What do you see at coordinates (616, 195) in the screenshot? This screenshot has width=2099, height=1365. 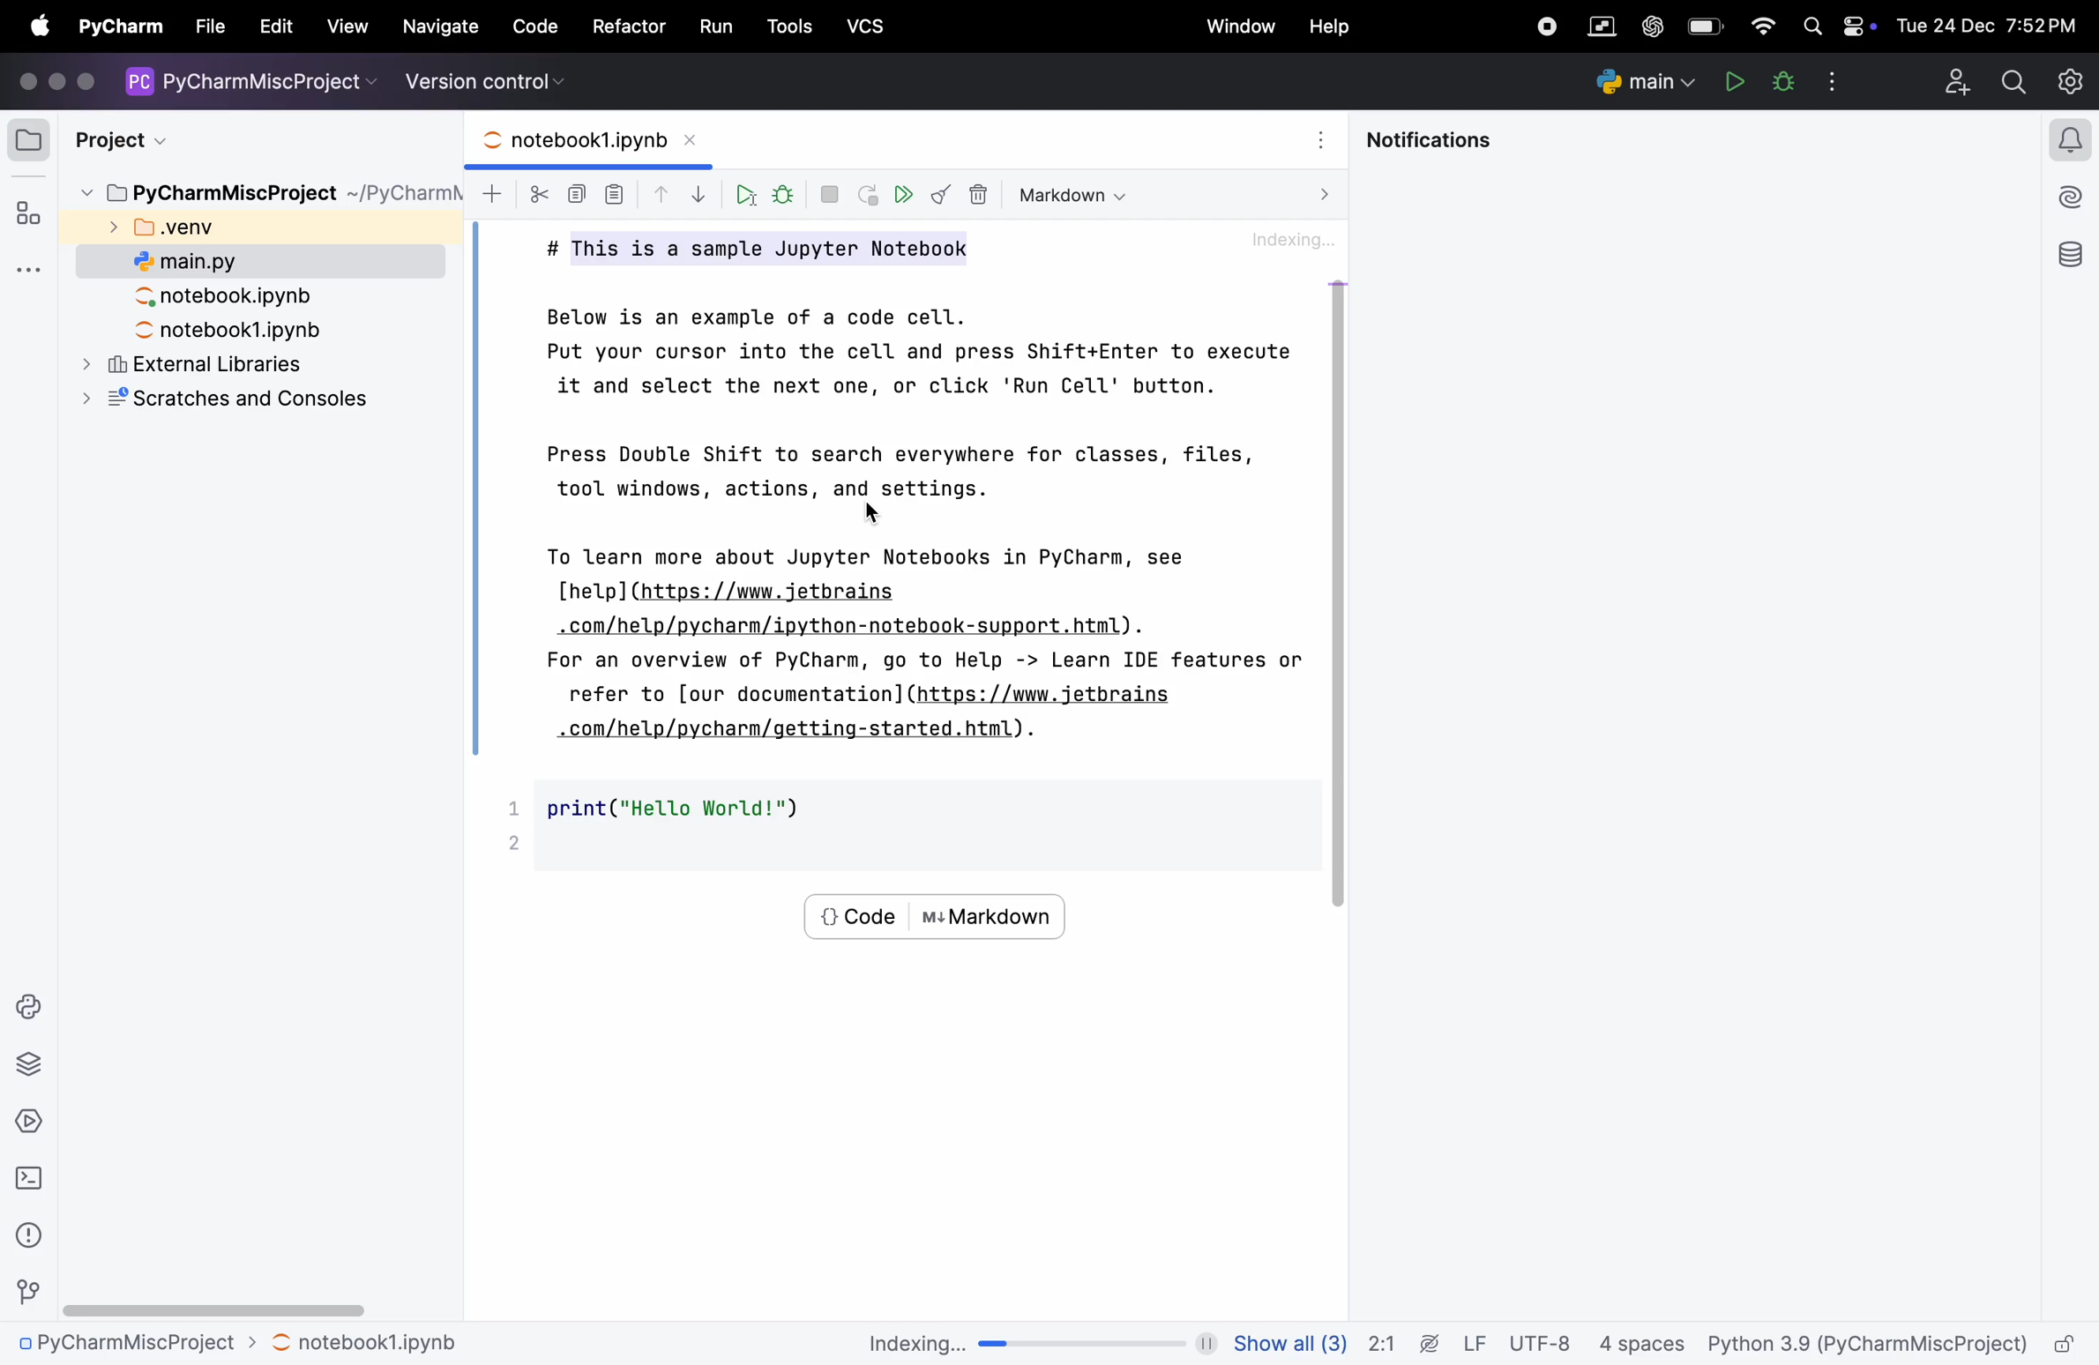 I see `paste` at bounding box center [616, 195].